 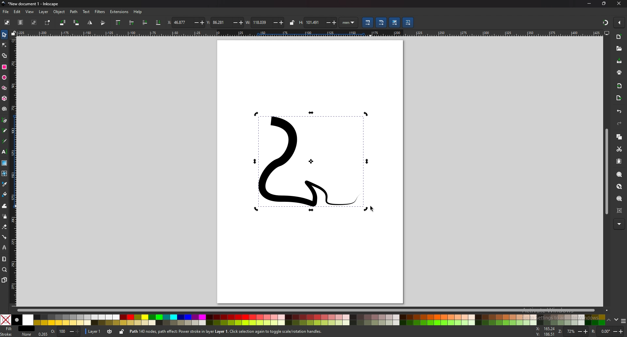 What do you see at coordinates (589, 3) in the screenshot?
I see `minimize` at bounding box center [589, 3].